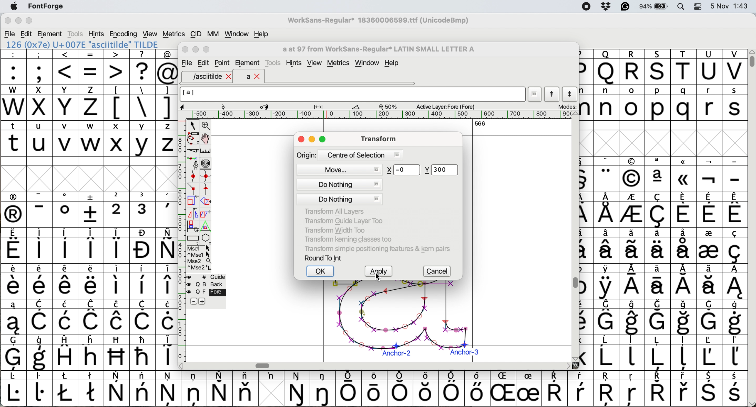 The height and width of the screenshot is (407, 756). I want to click on symbol, so click(708, 245).